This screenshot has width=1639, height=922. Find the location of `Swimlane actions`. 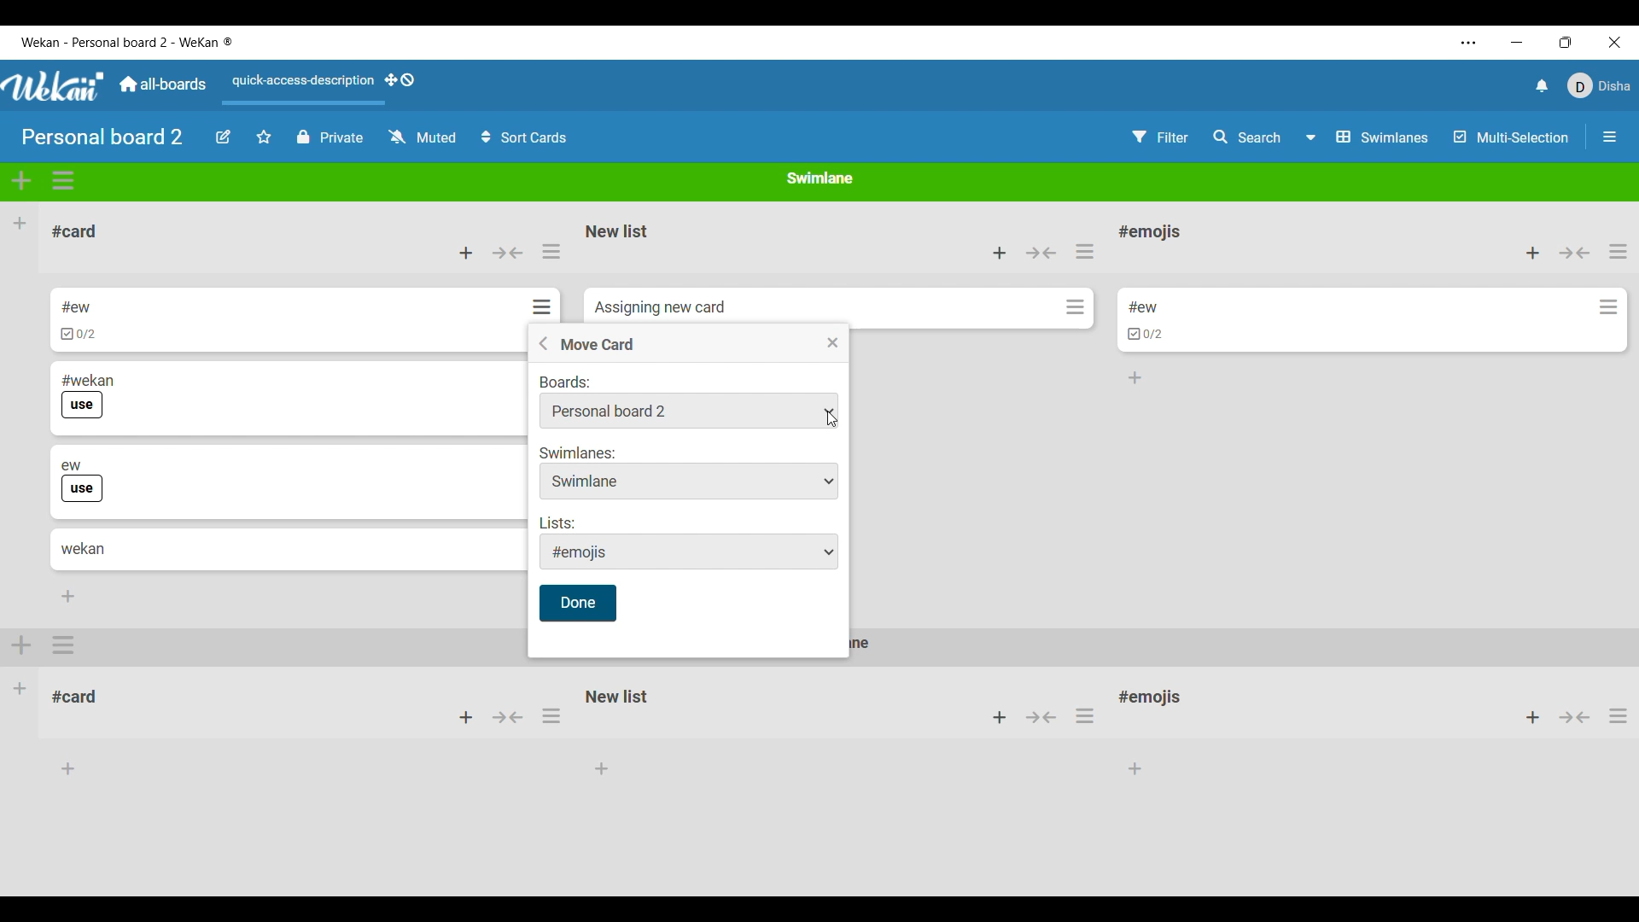

Swimlane actions is located at coordinates (64, 181).